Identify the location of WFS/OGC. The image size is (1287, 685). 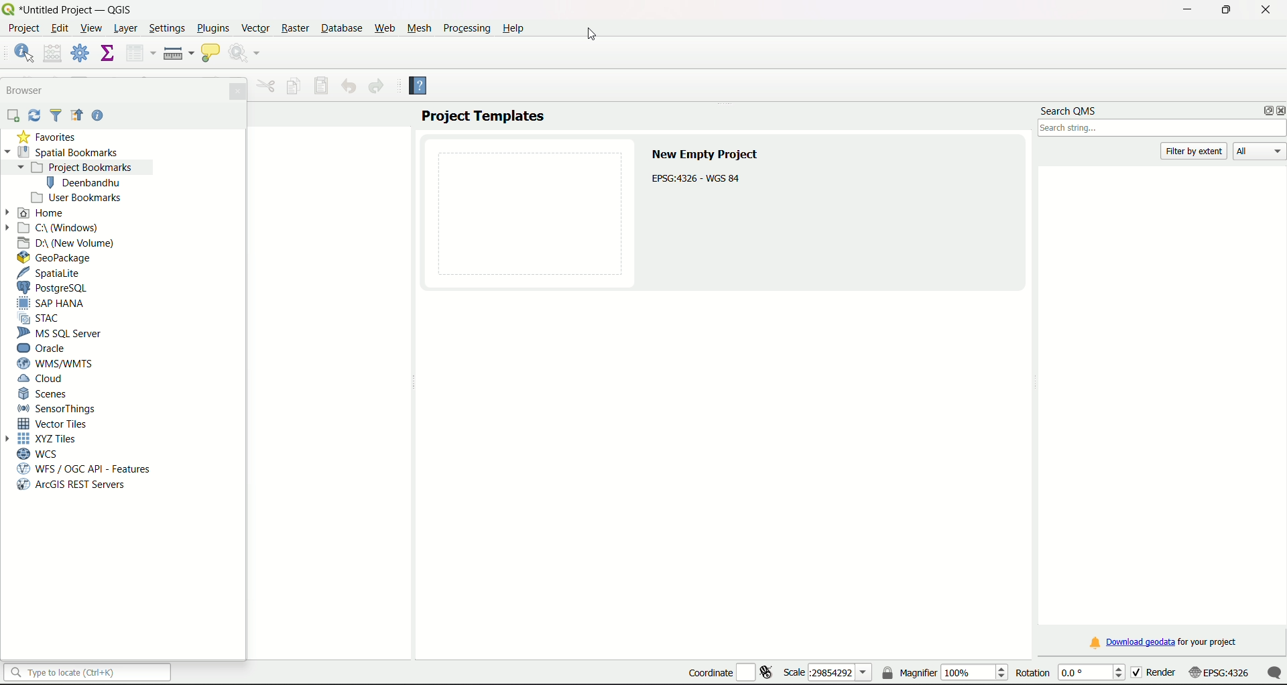
(85, 466).